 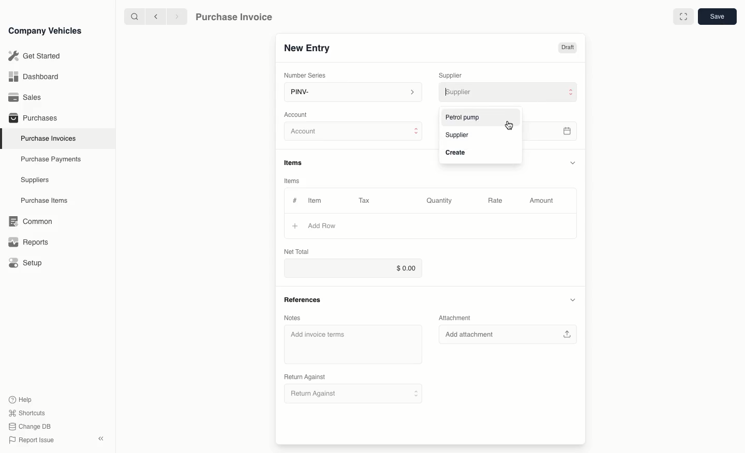 I want to click on Create, so click(x=477, y=155).